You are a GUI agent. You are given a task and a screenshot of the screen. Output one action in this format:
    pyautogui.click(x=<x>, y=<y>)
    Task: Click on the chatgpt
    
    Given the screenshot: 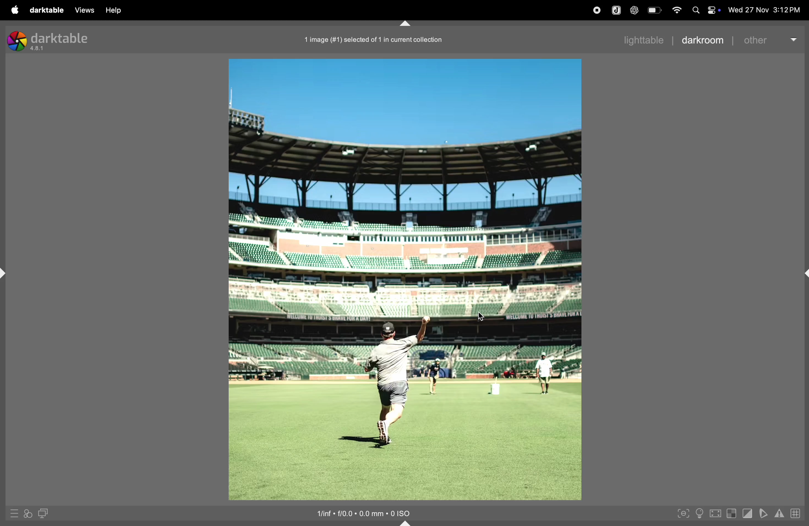 What is the action you would take?
    pyautogui.click(x=635, y=10)
    